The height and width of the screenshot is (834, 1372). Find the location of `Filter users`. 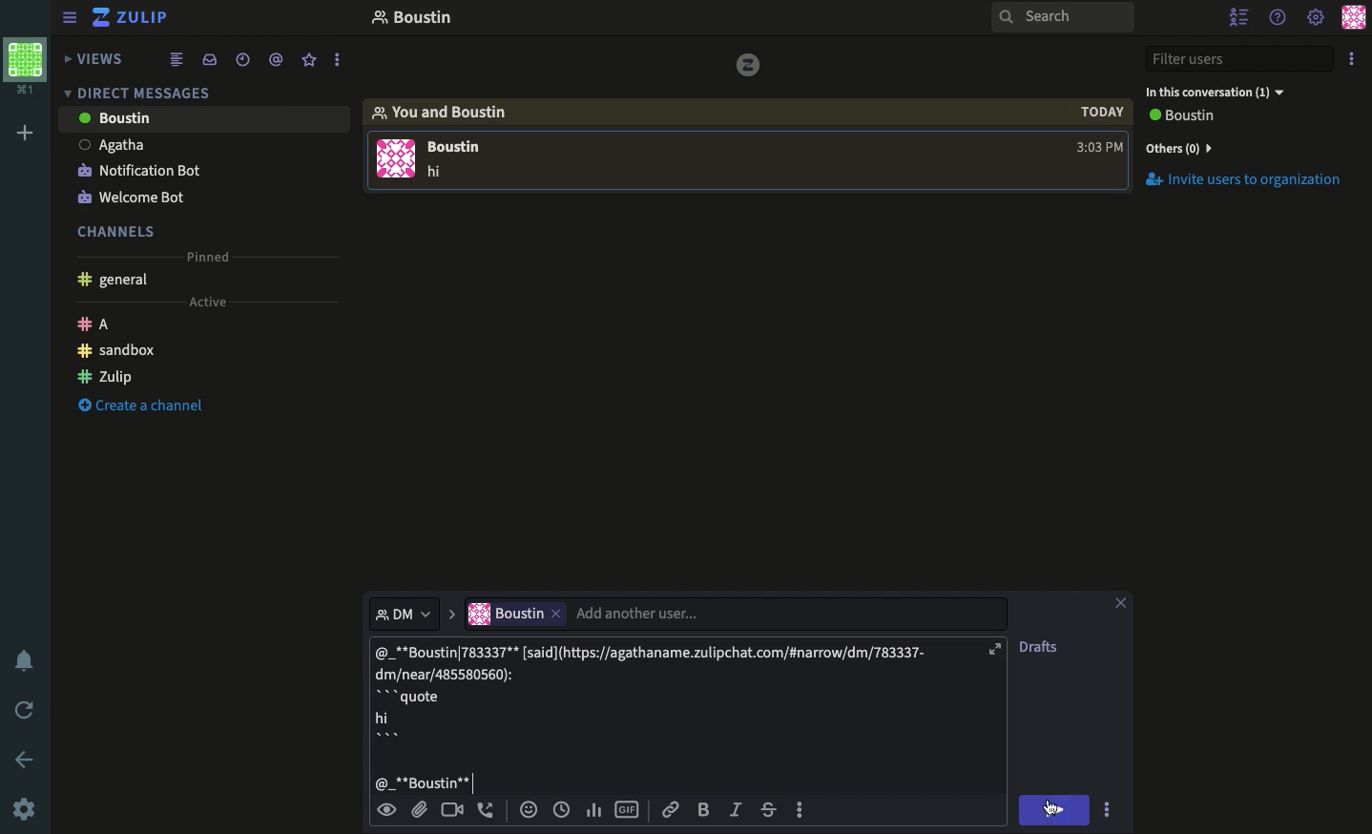

Filter users is located at coordinates (1242, 60).